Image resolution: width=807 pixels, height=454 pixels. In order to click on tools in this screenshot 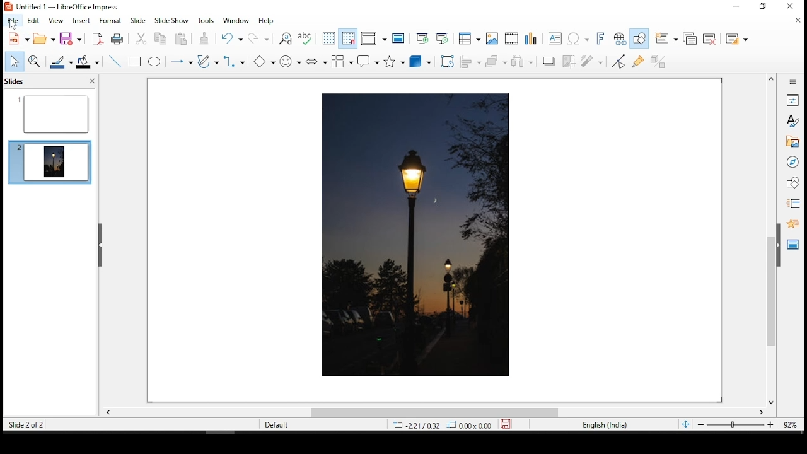, I will do `click(209, 23)`.